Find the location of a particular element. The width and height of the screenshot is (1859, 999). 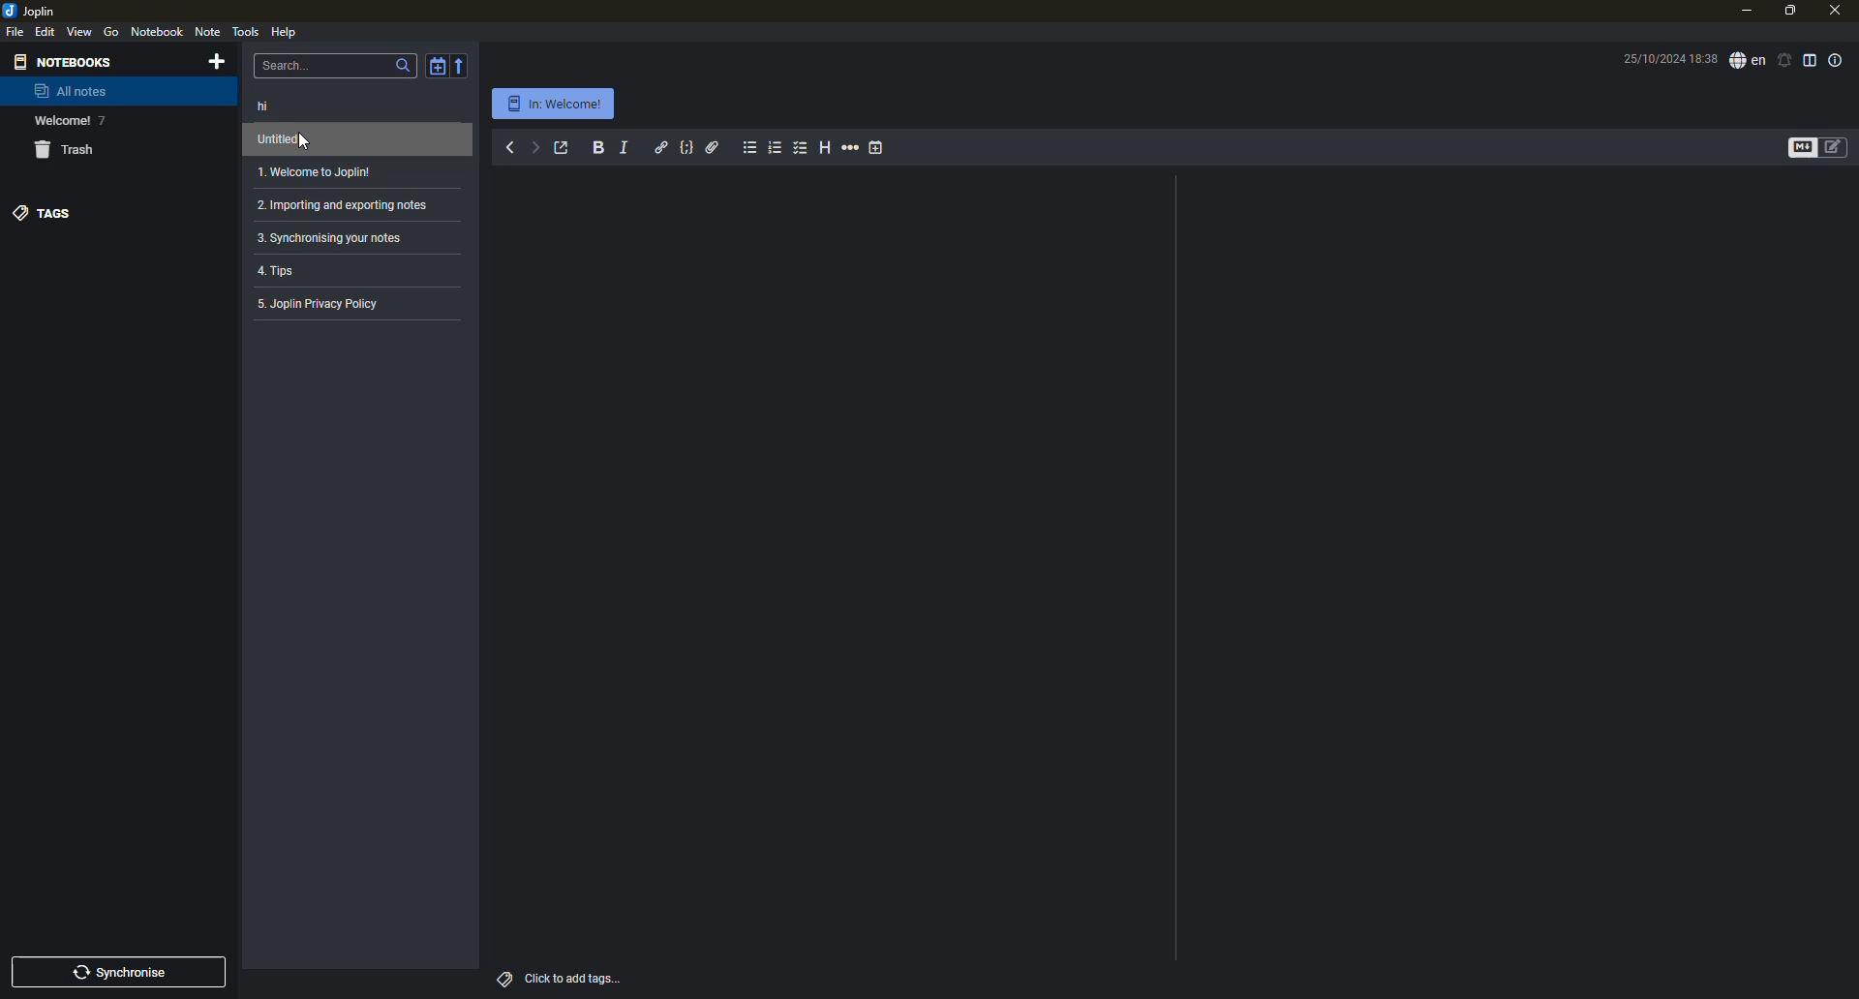

1. Welcome to Joplin! is located at coordinates (318, 172).